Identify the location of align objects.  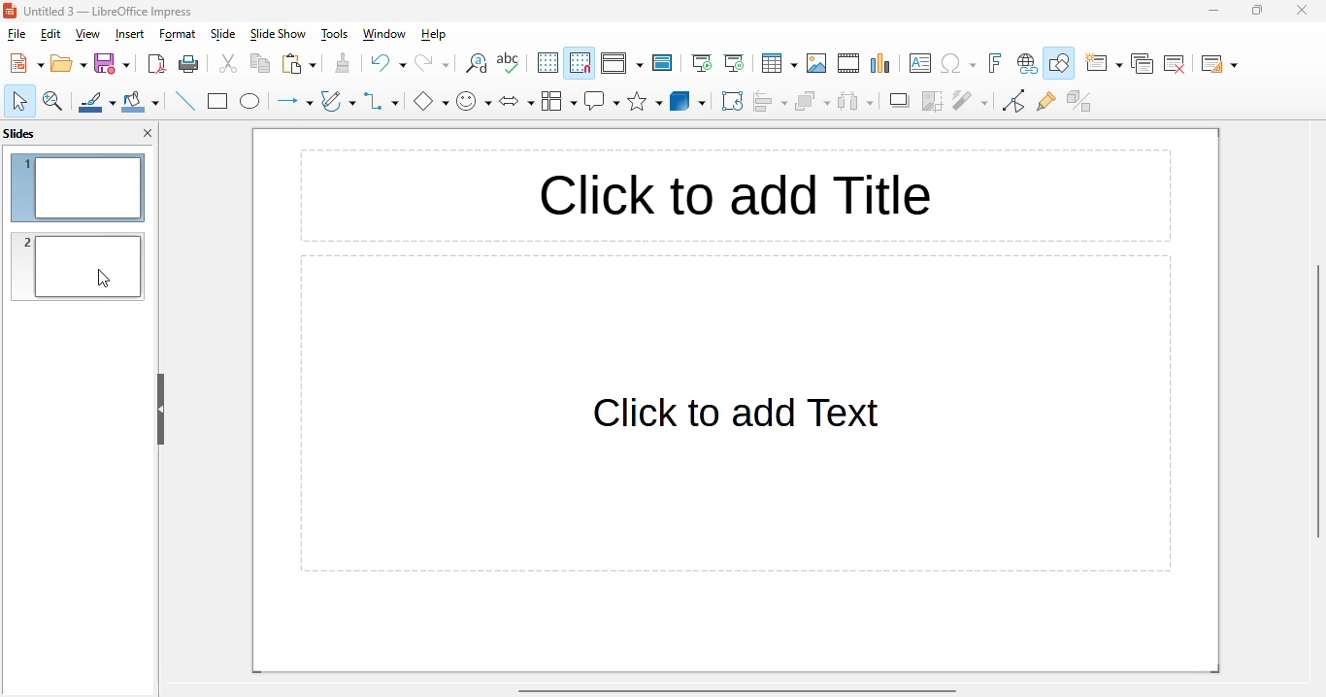
(771, 101).